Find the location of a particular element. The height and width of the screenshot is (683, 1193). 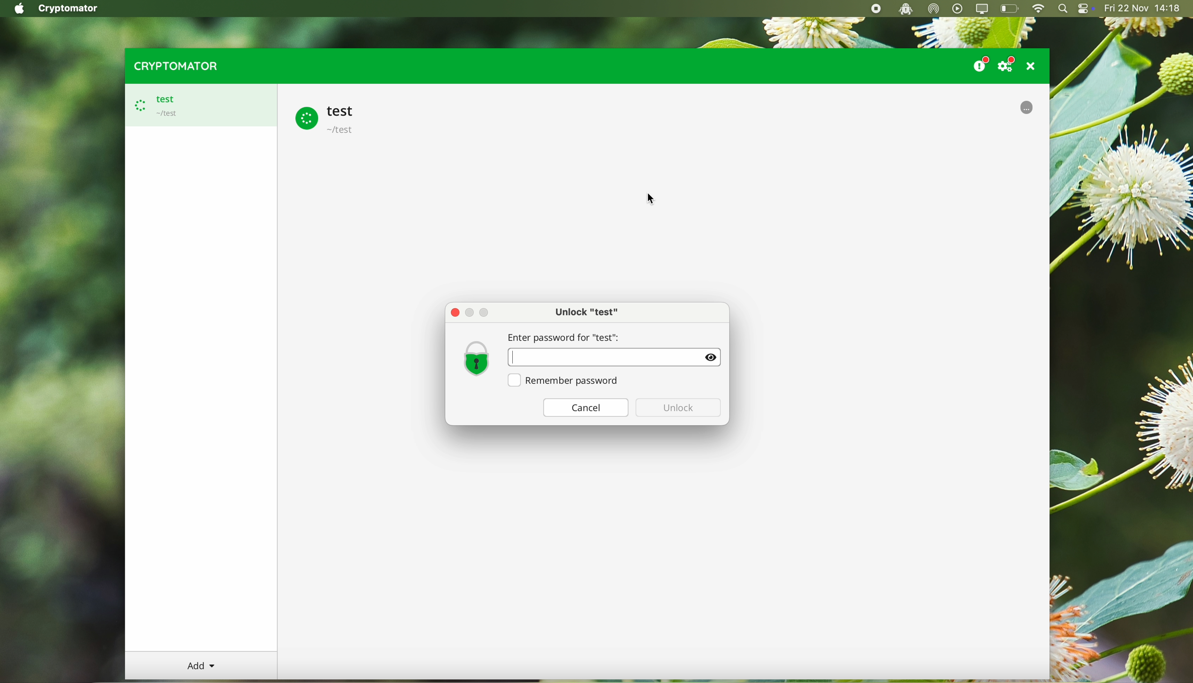

unlock test is located at coordinates (589, 312).